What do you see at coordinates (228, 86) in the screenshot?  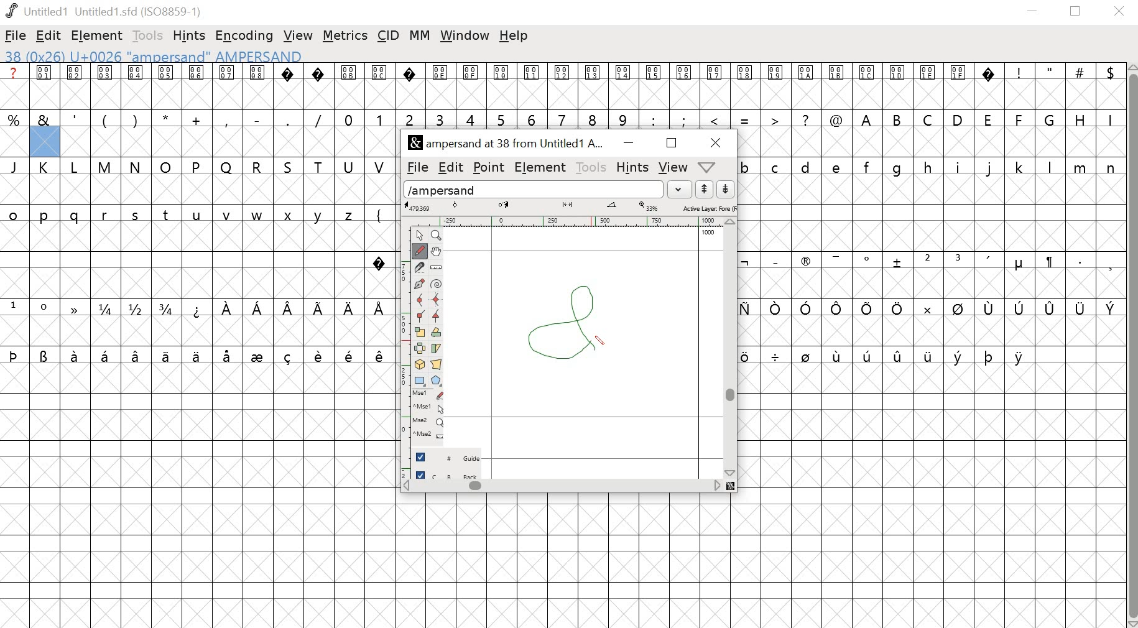 I see `0007` at bounding box center [228, 86].